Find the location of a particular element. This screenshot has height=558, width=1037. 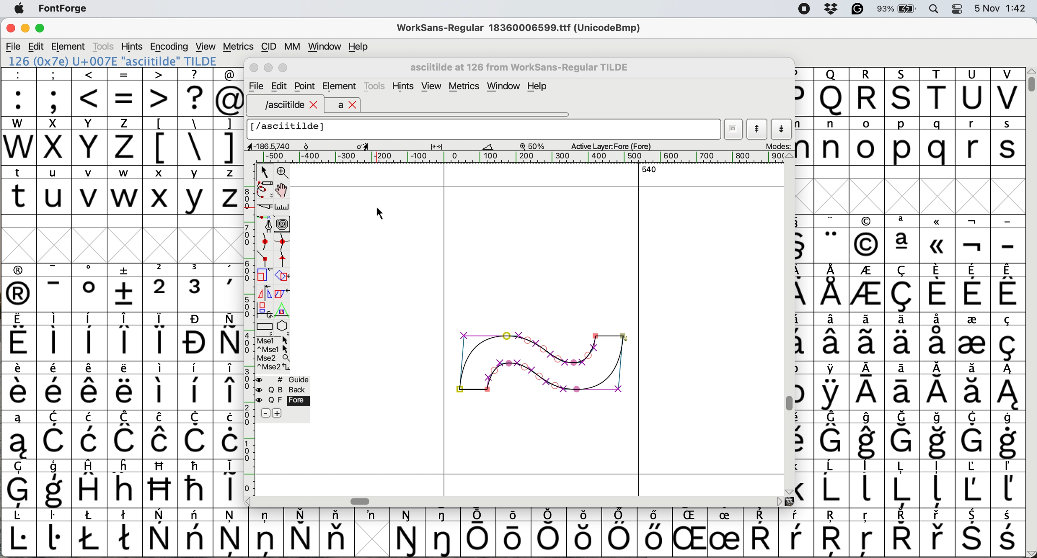

symbol is located at coordinates (479, 533).